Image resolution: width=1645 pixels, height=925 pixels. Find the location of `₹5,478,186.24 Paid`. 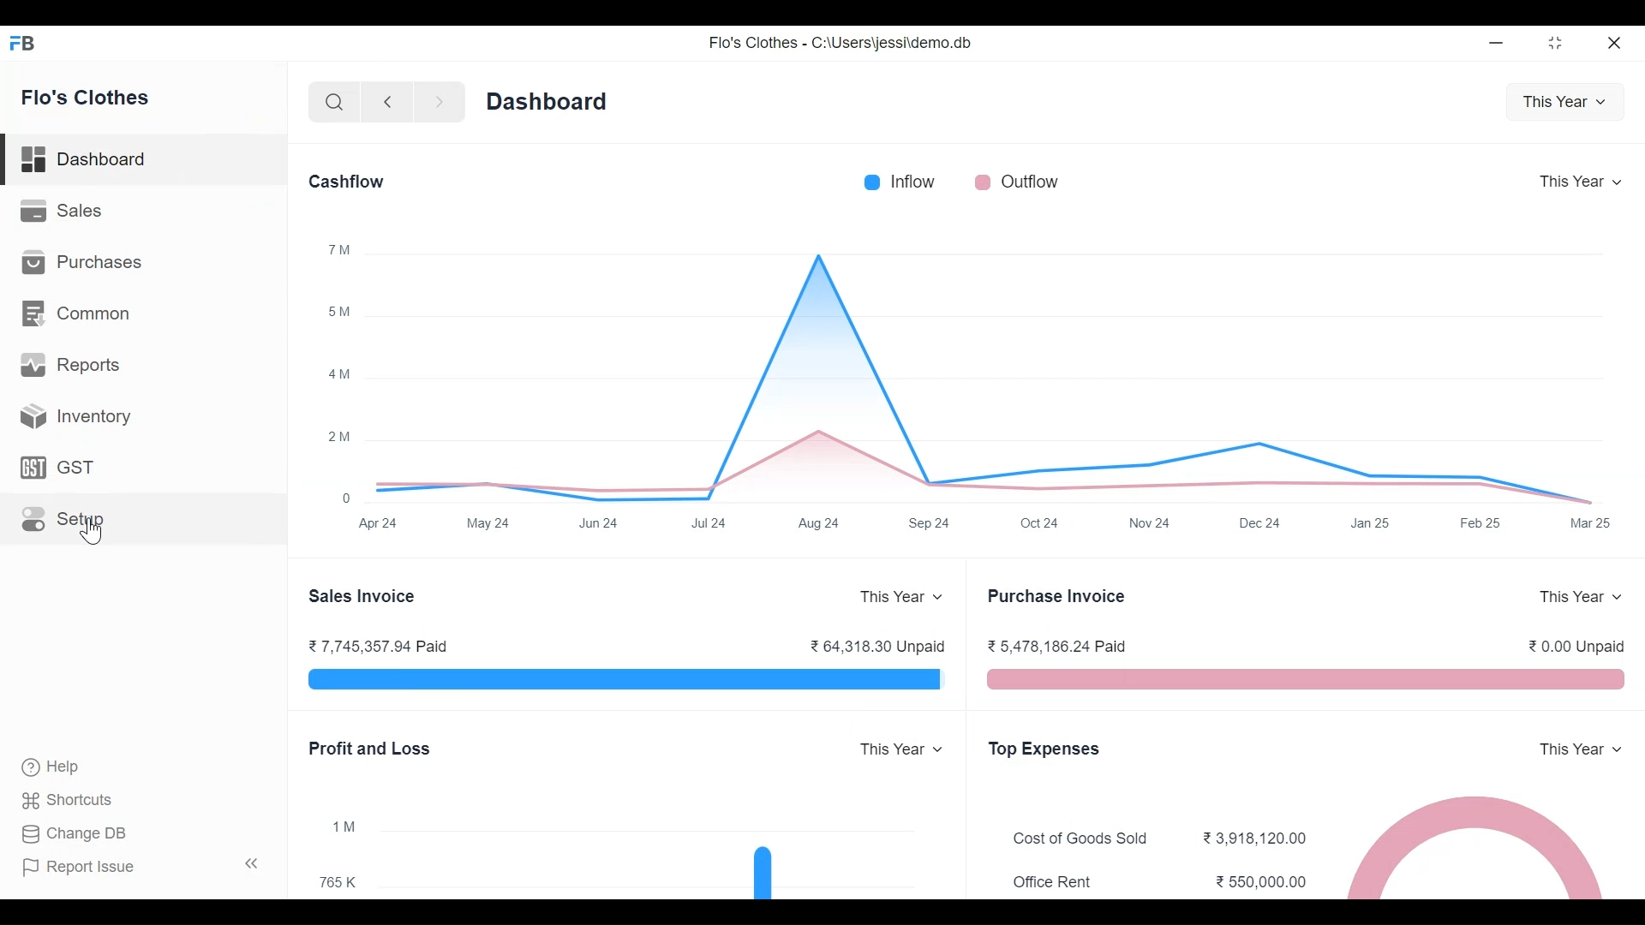

₹5,478,186.24 Paid is located at coordinates (1060, 647).